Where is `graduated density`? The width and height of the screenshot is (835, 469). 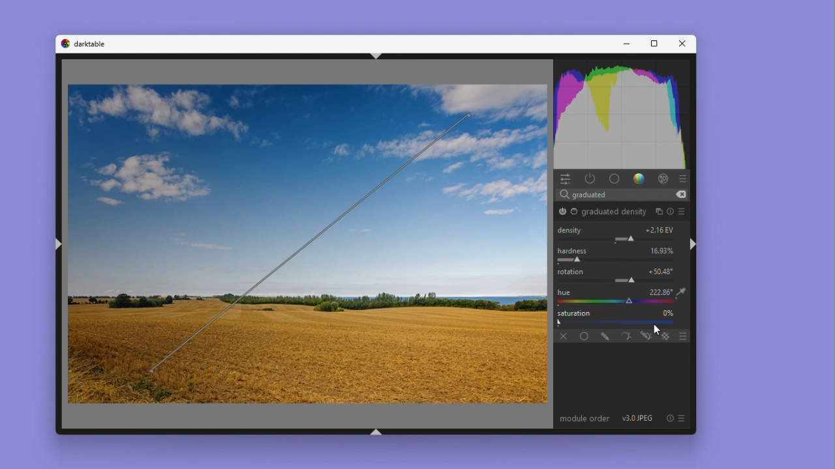 graduated density is located at coordinates (562, 211).